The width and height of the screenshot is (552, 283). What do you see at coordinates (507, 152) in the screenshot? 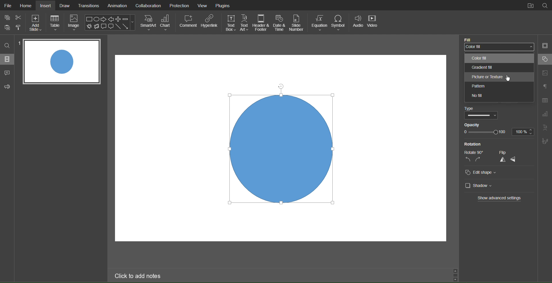
I see `flip` at bounding box center [507, 152].